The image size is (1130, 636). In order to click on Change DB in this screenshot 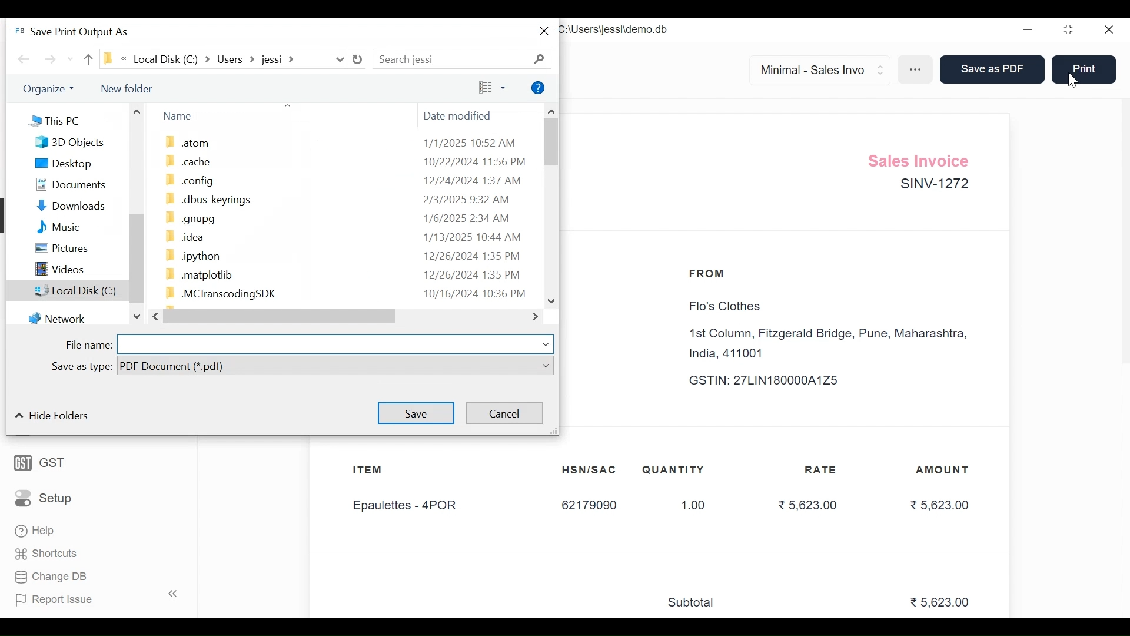, I will do `click(50, 576)`.